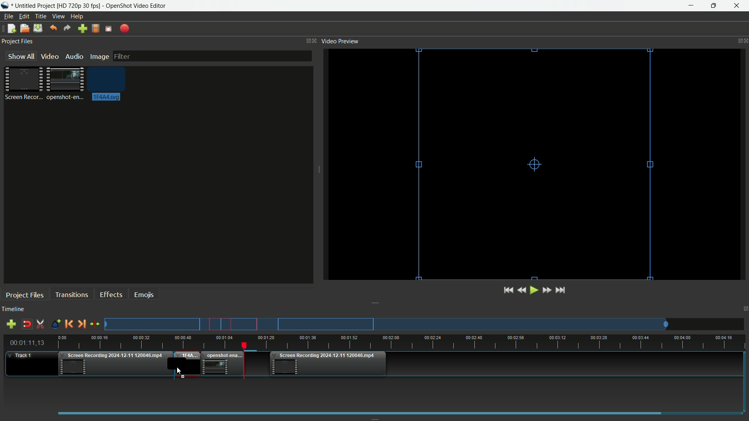 This screenshot has height=421, width=749. Describe the element at coordinates (144, 294) in the screenshot. I see `Emojis` at that location.